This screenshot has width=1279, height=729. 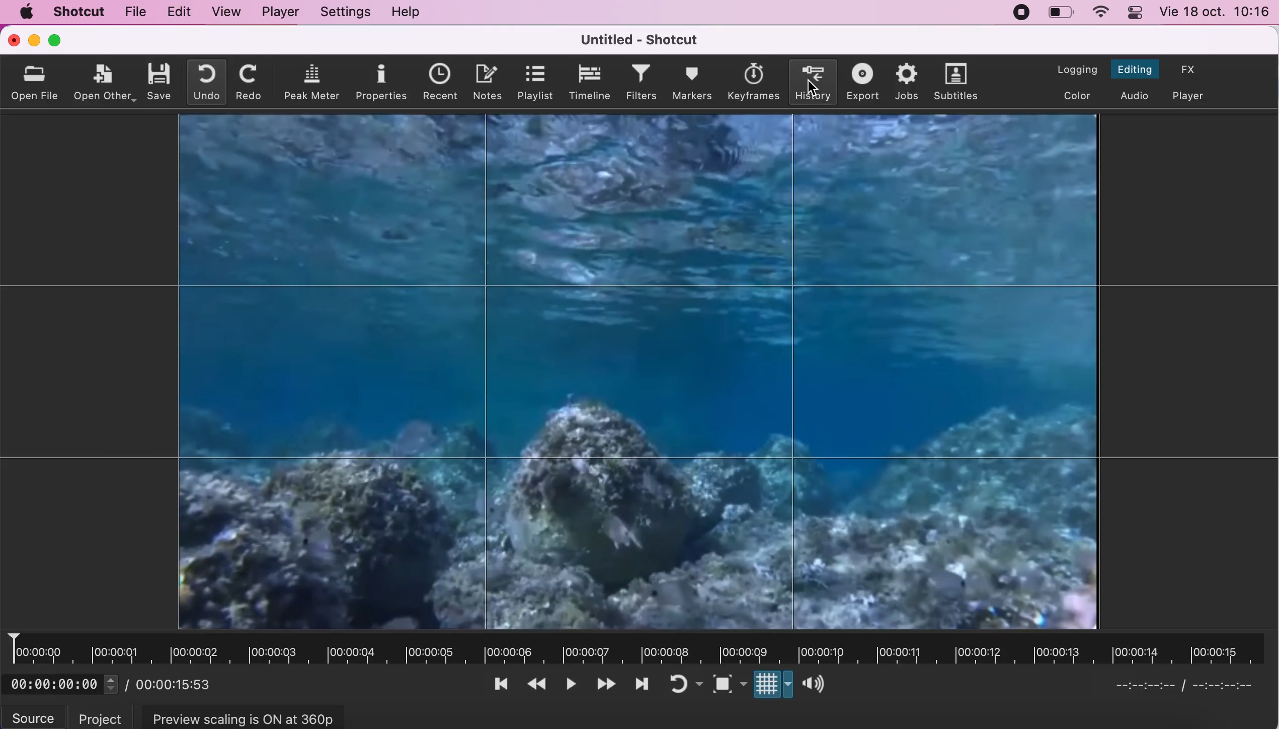 I want to click on toggle grid display on the player, so click(x=774, y=686).